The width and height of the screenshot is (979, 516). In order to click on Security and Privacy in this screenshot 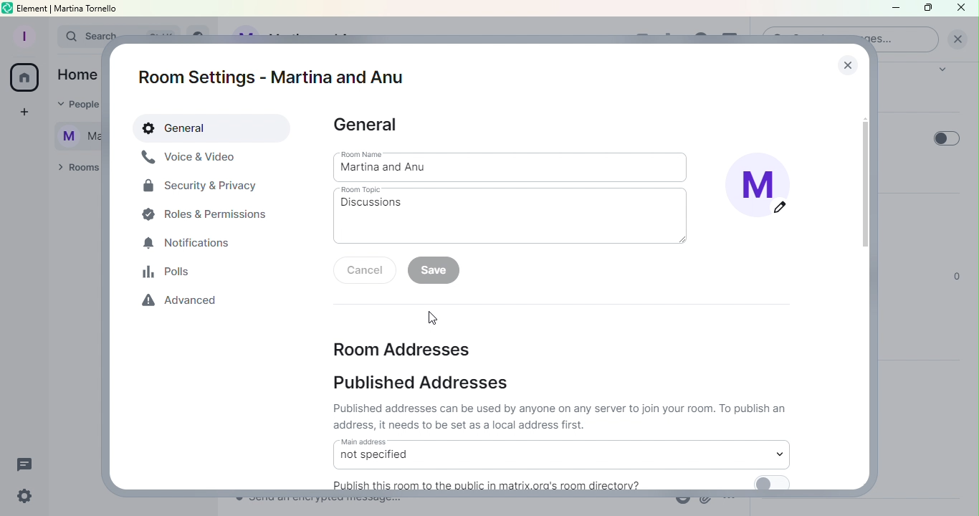, I will do `click(201, 188)`.